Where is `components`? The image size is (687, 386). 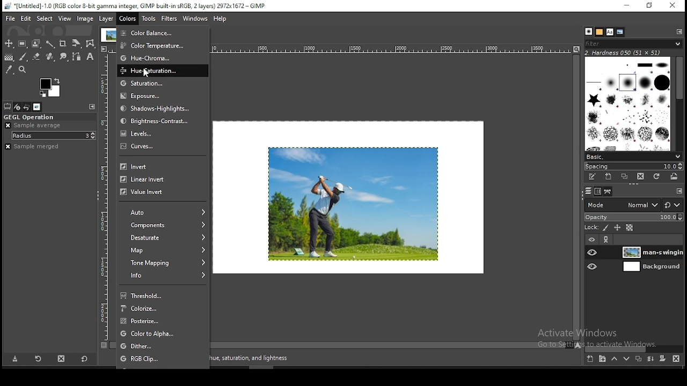 components is located at coordinates (164, 226).